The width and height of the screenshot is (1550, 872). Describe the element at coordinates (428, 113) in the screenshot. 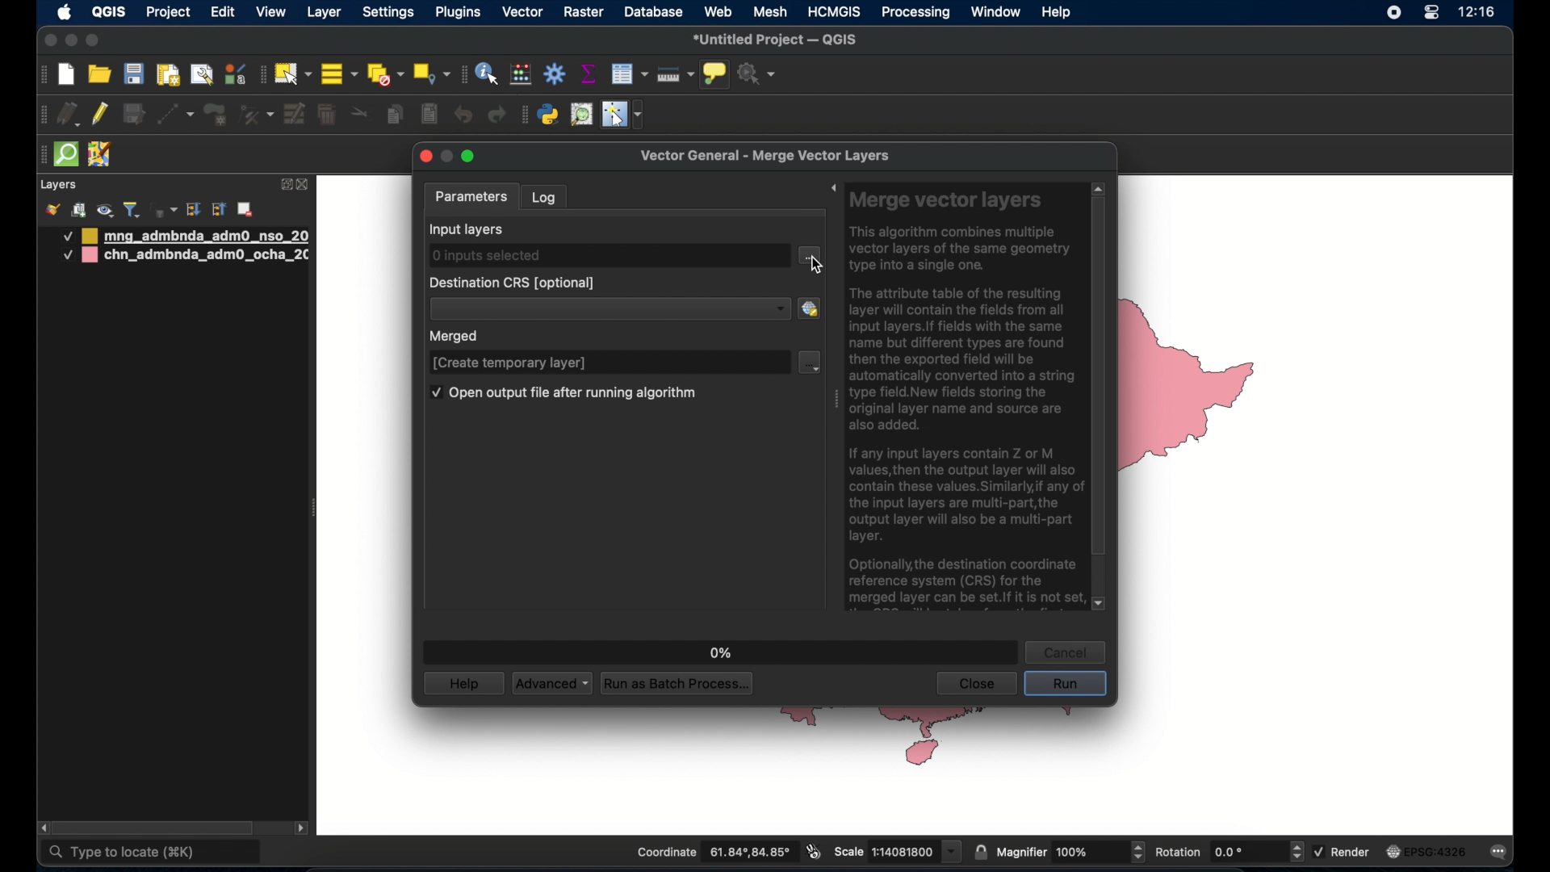

I see `paste features` at that location.